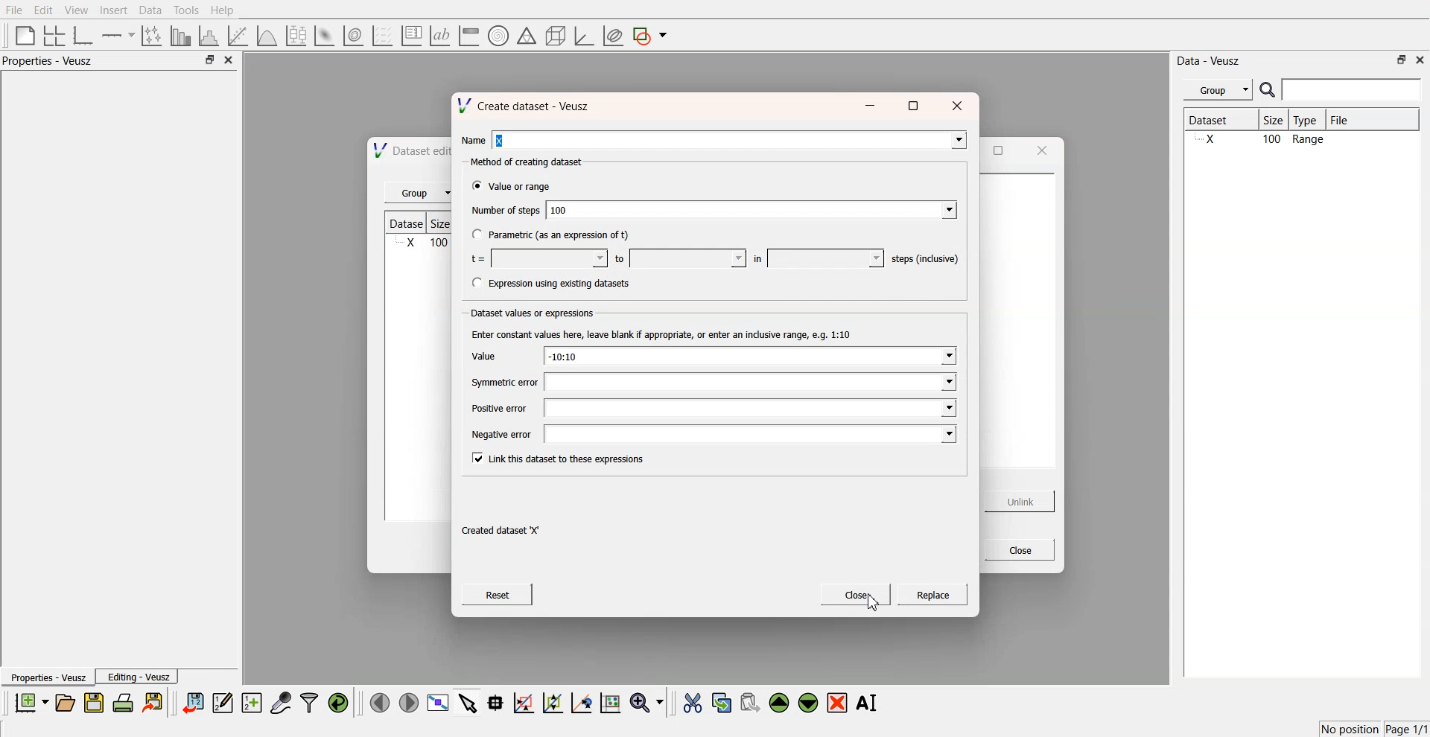 The height and width of the screenshot is (737, 1430). I want to click on draw a rectangle on zoom graph axes, so click(523, 701).